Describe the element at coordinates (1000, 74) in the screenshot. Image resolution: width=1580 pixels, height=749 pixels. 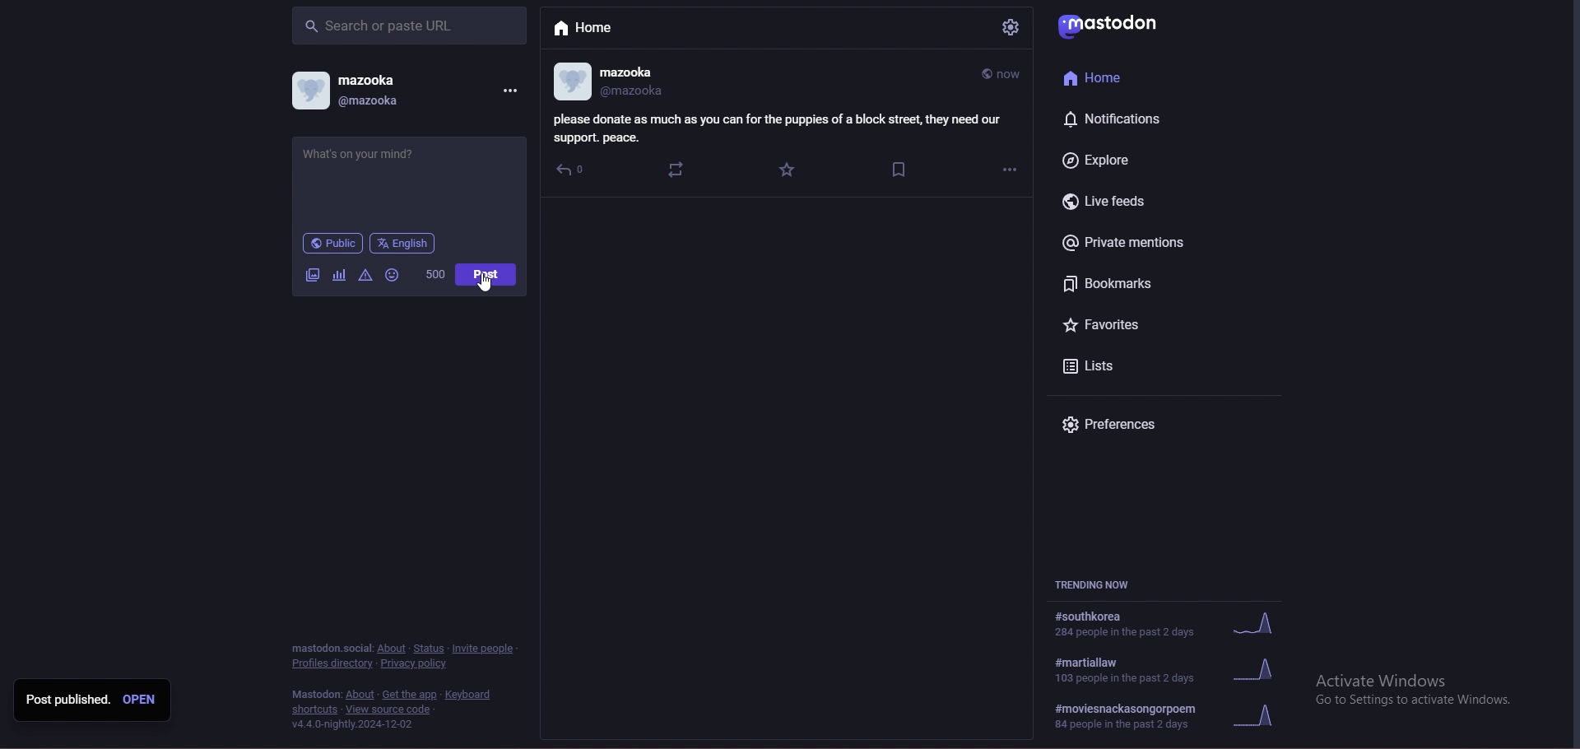
I see `time` at that location.